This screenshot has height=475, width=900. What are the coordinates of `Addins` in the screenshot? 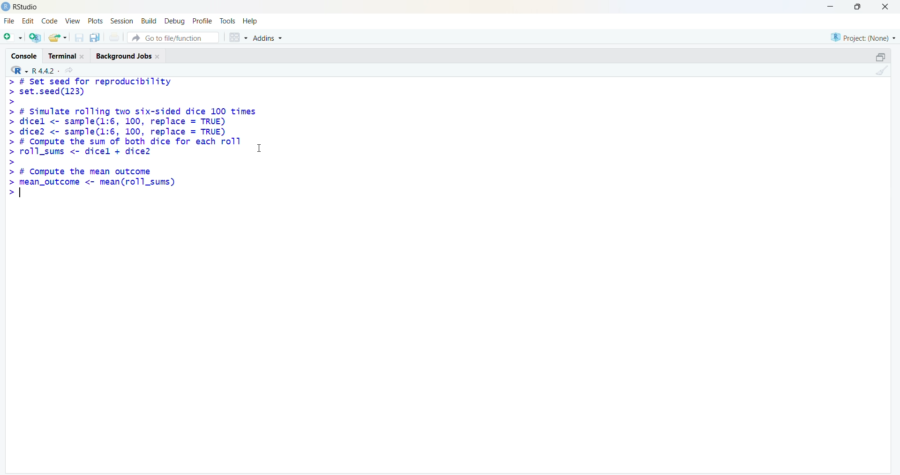 It's located at (269, 38).